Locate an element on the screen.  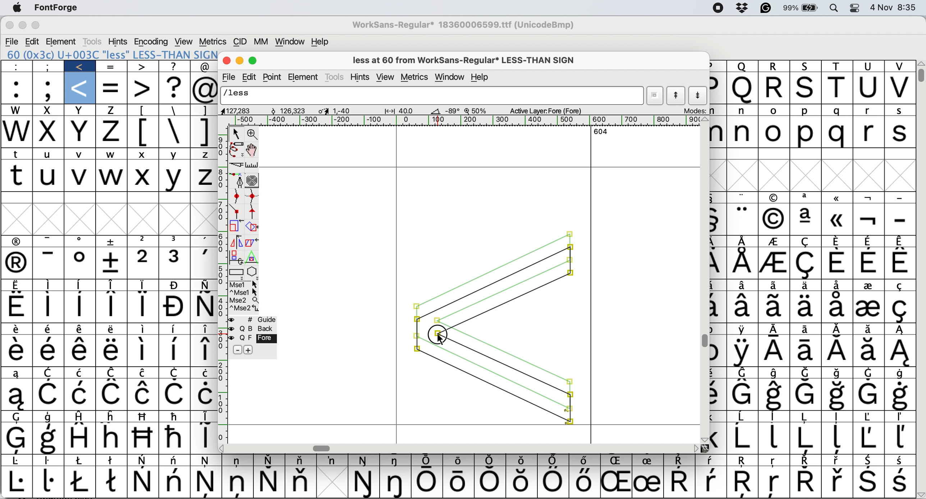
control center is located at coordinates (857, 8).